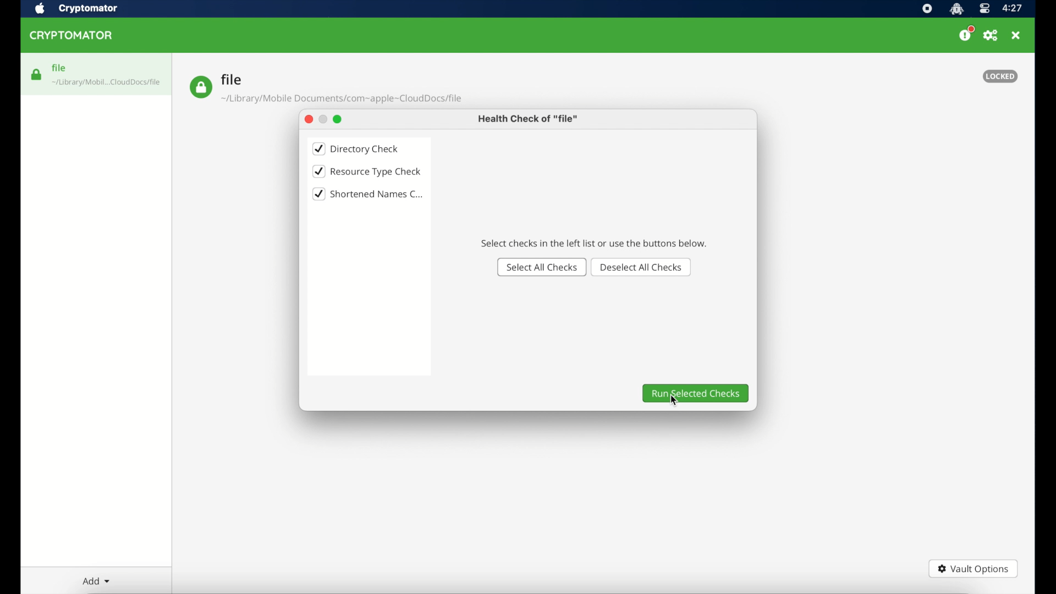 The width and height of the screenshot is (1056, 594). I want to click on minimize, so click(322, 119).